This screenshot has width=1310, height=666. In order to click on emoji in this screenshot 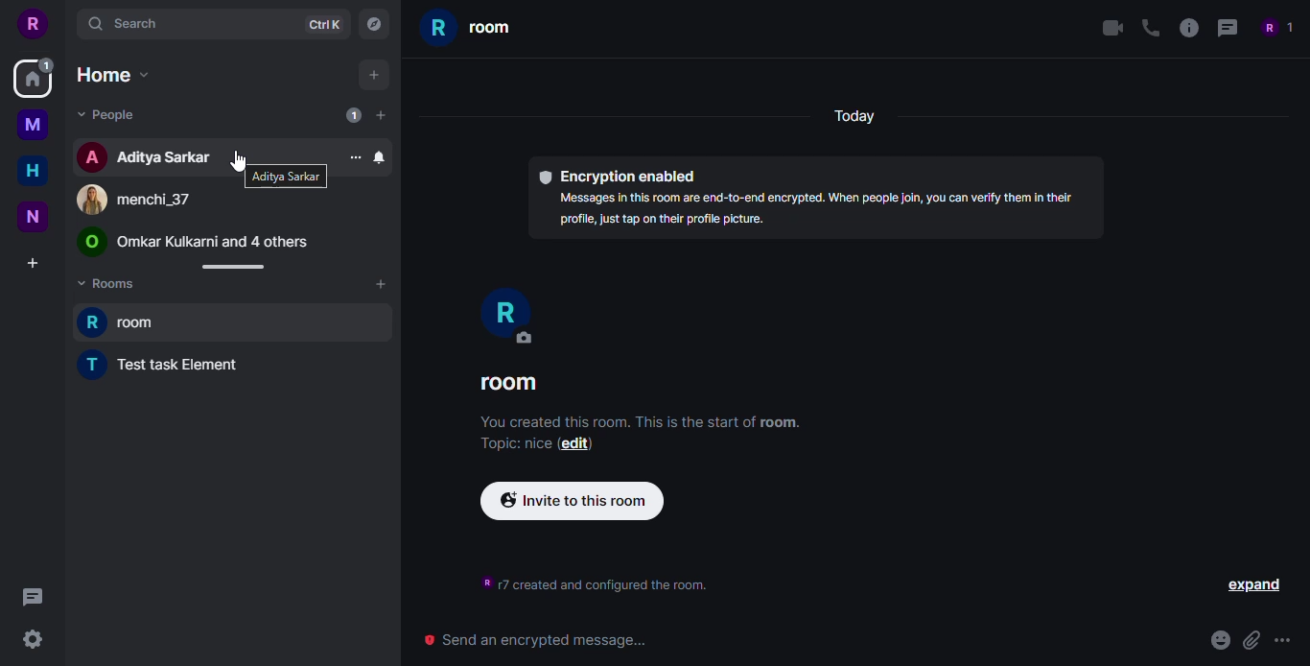, I will do `click(1220, 640)`.